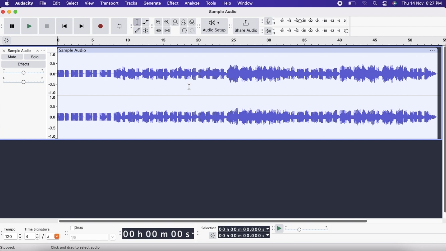 Image resolution: width=446 pixels, height=251 pixels. Describe the element at coordinates (78, 228) in the screenshot. I see `Snap` at that location.